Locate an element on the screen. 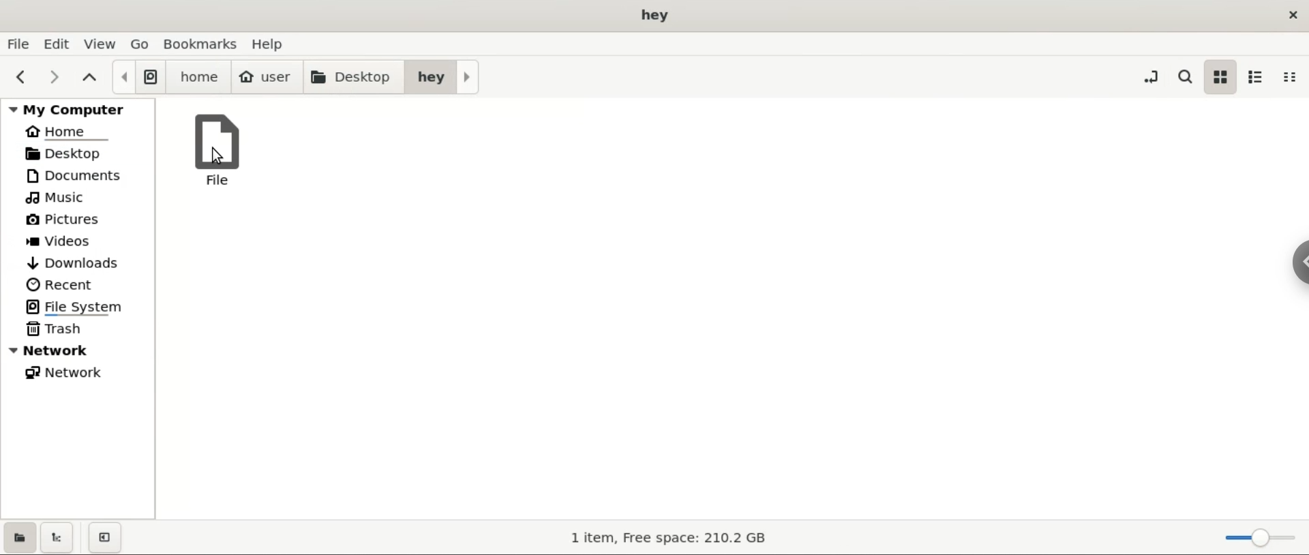  parent folders is located at coordinates (91, 77).